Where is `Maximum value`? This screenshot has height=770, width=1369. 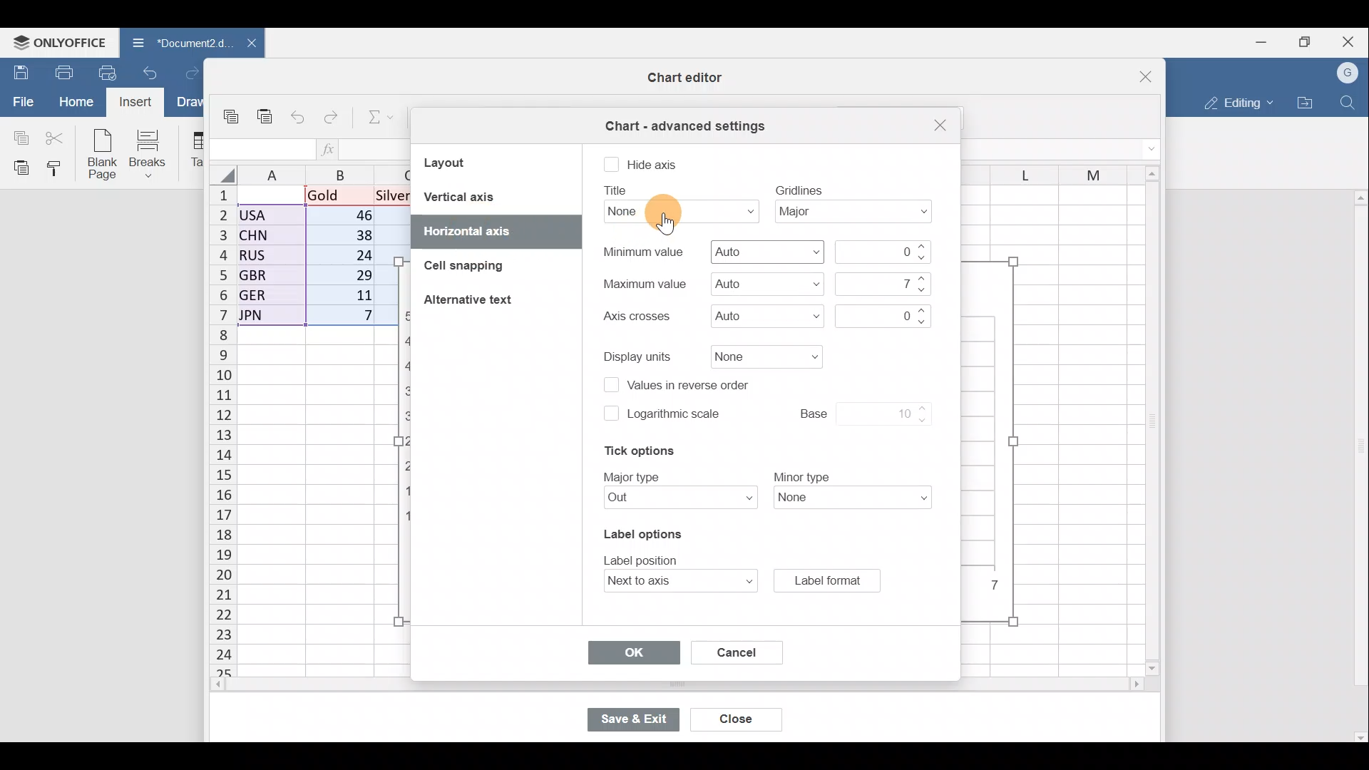
Maximum value is located at coordinates (880, 283).